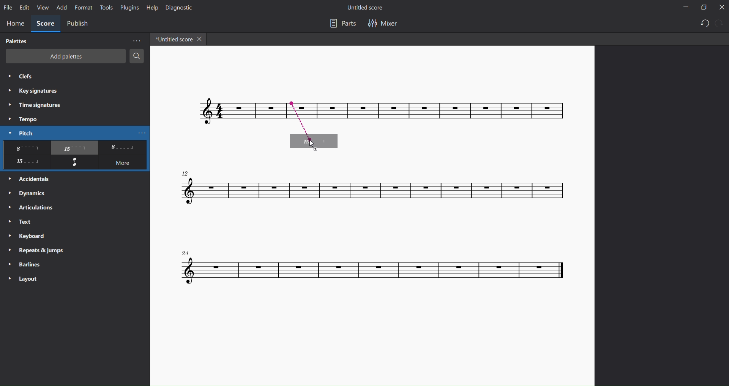 The height and width of the screenshot is (386, 729). I want to click on layout, so click(27, 278).